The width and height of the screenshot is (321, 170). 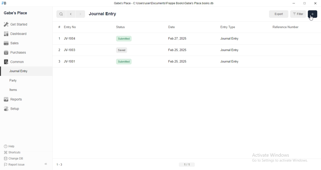 What do you see at coordinates (16, 152) in the screenshot?
I see `‘Shortcuts` at bounding box center [16, 152].